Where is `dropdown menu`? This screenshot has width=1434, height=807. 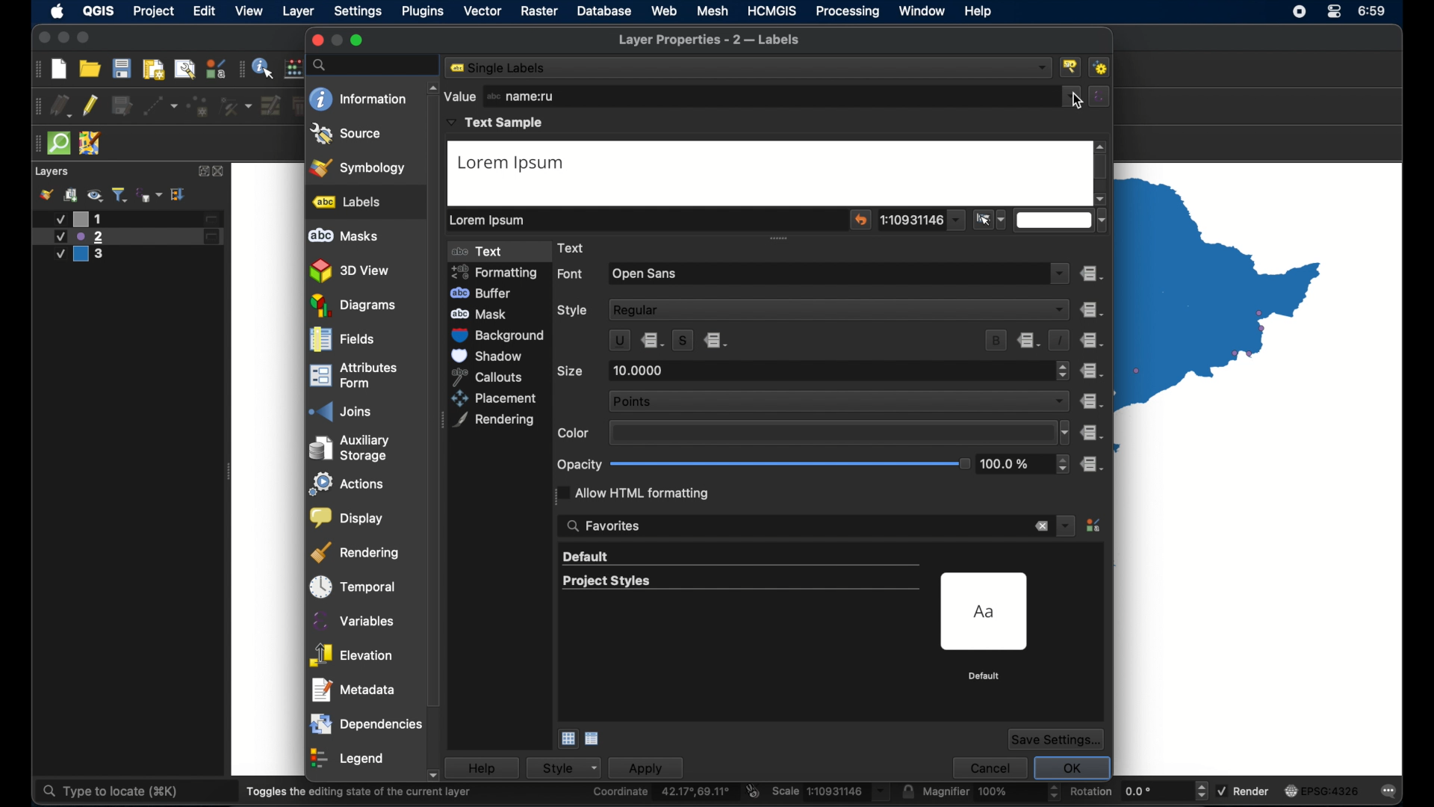 dropdown menu is located at coordinates (1072, 96).